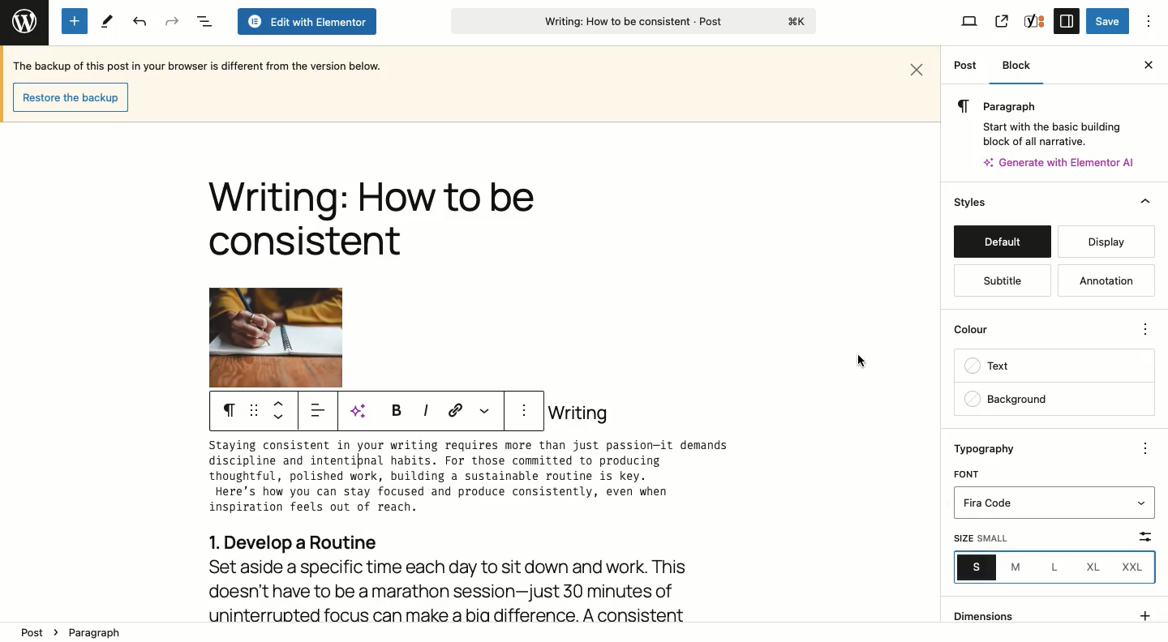 The image size is (1168, 642). Describe the element at coordinates (970, 23) in the screenshot. I see `View` at that location.